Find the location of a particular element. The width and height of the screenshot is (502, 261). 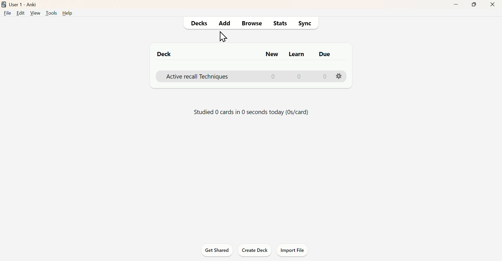

Sync is located at coordinates (305, 24).